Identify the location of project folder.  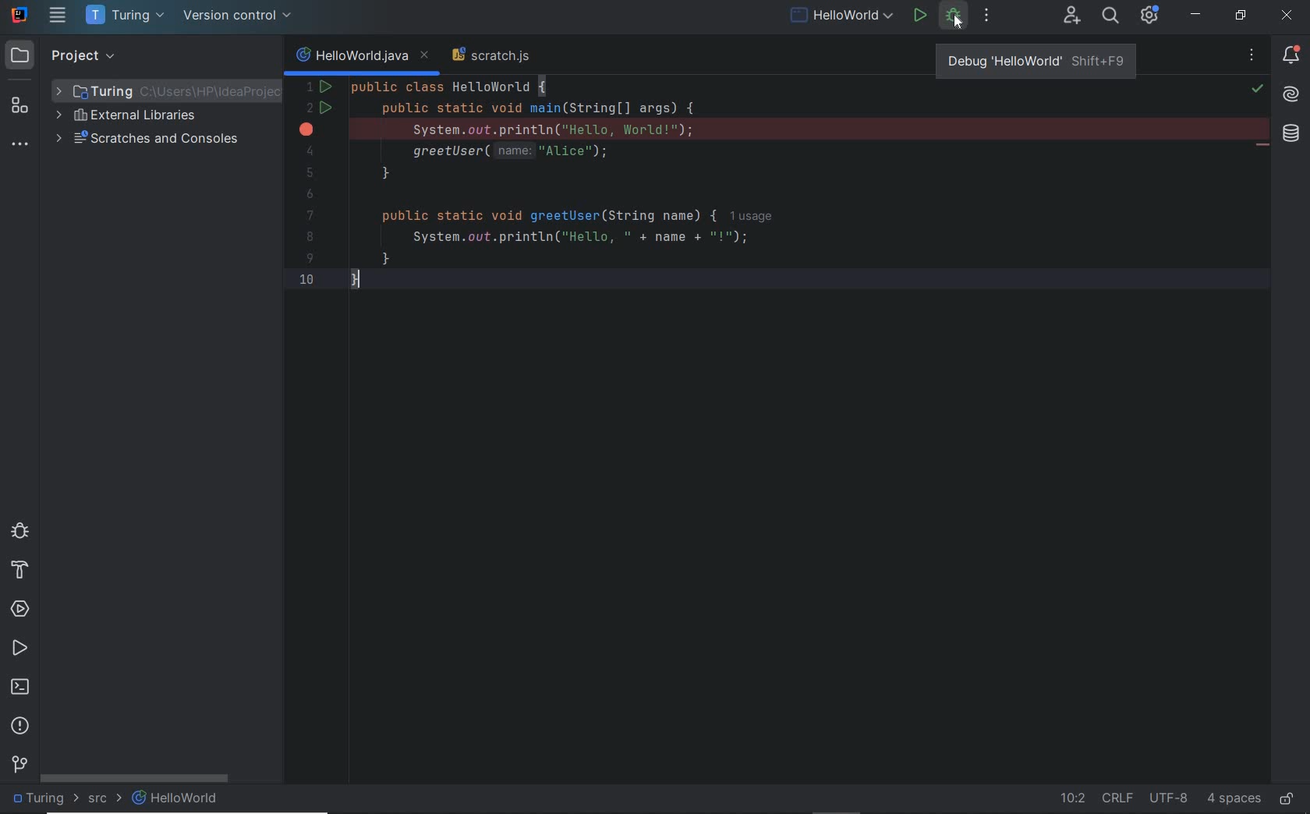
(40, 799).